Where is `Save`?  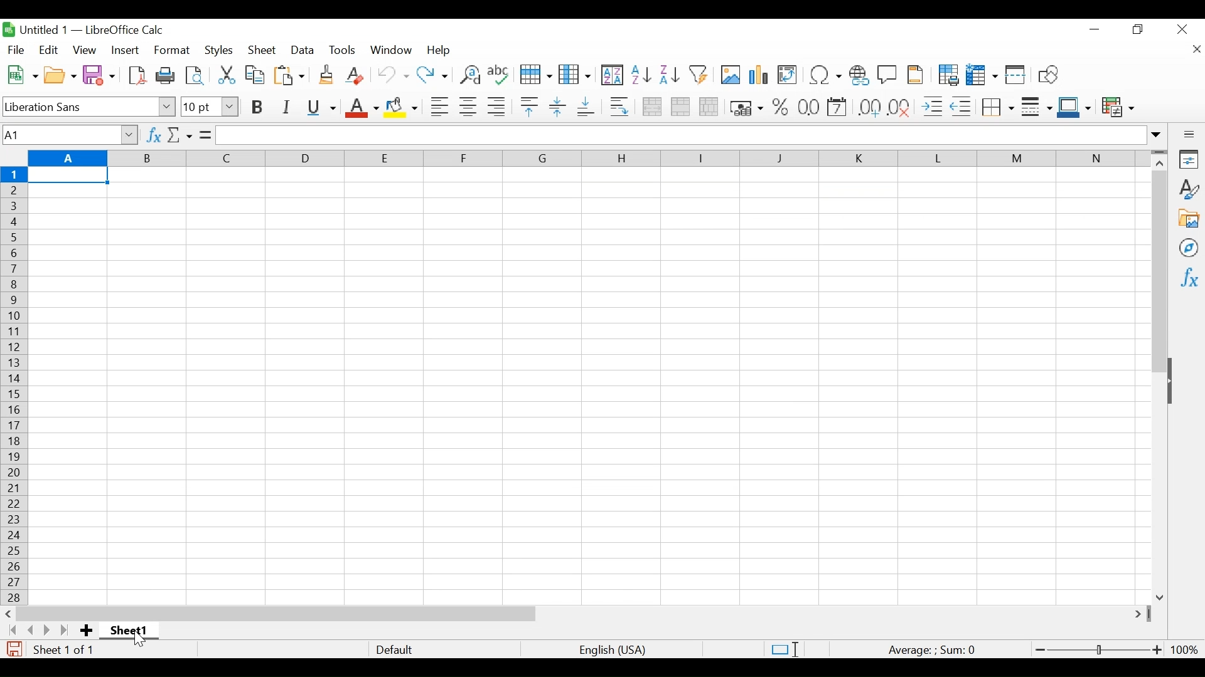 Save is located at coordinates (99, 74).